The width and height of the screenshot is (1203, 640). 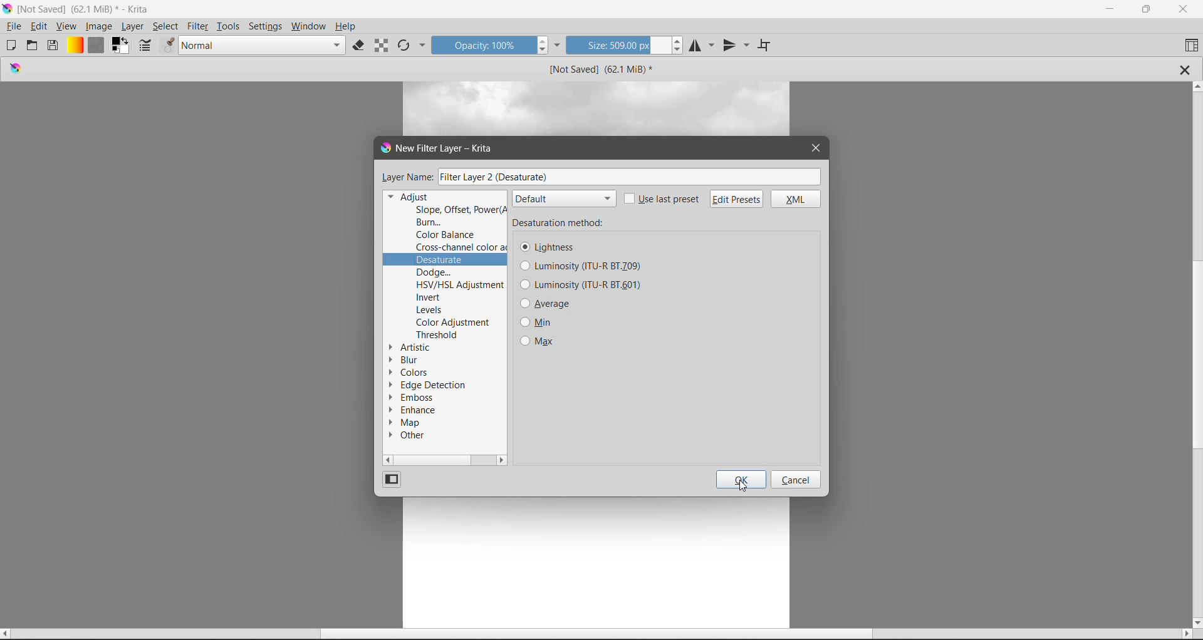 I want to click on Color Adjustment, so click(x=452, y=323).